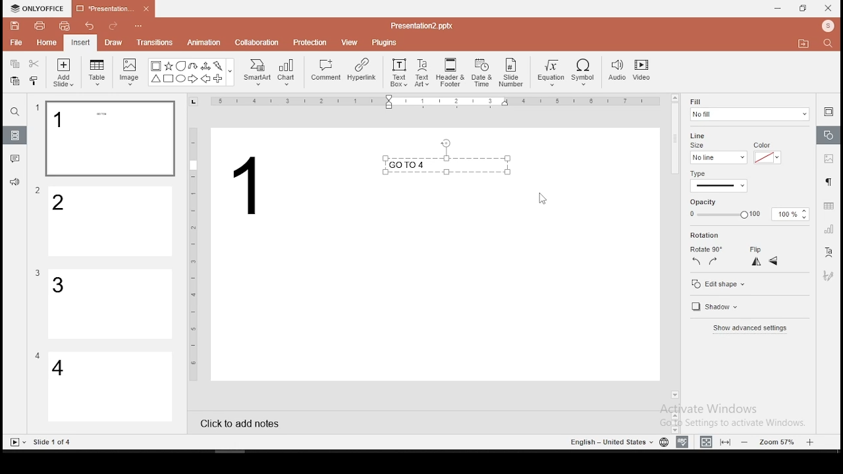 Image resolution: width=843 pixels, height=474 pixels. Describe the element at coordinates (310, 41) in the screenshot. I see `protection` at that location.